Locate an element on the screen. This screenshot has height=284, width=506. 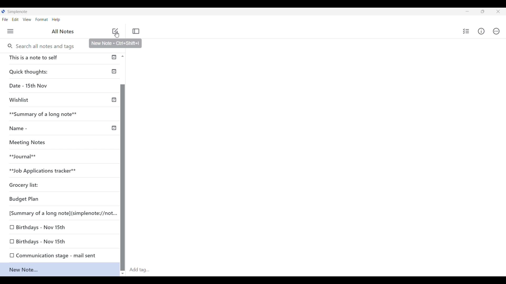
Name - is located at coordinates (32, 128).